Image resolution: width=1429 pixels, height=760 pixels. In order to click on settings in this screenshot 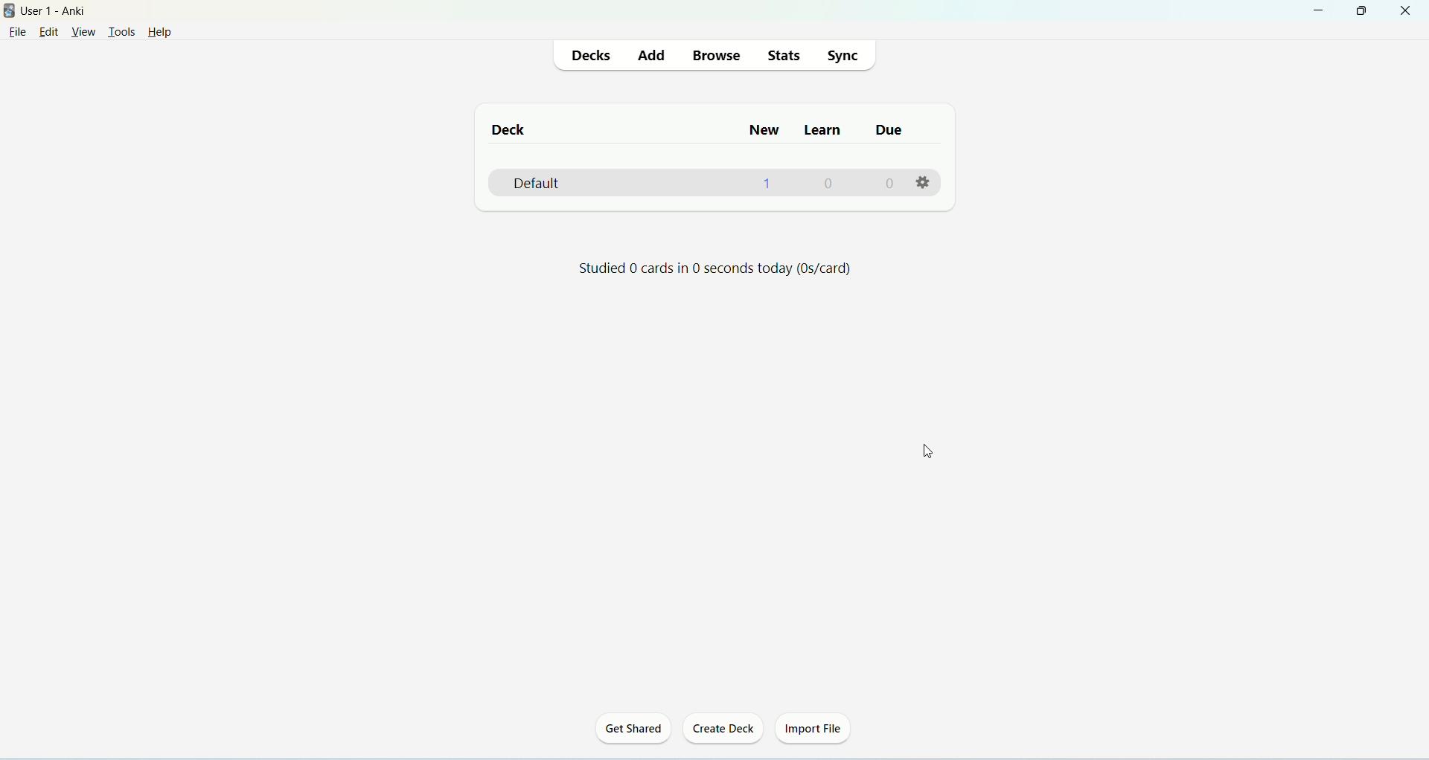, I will do `click(925, 181)`.